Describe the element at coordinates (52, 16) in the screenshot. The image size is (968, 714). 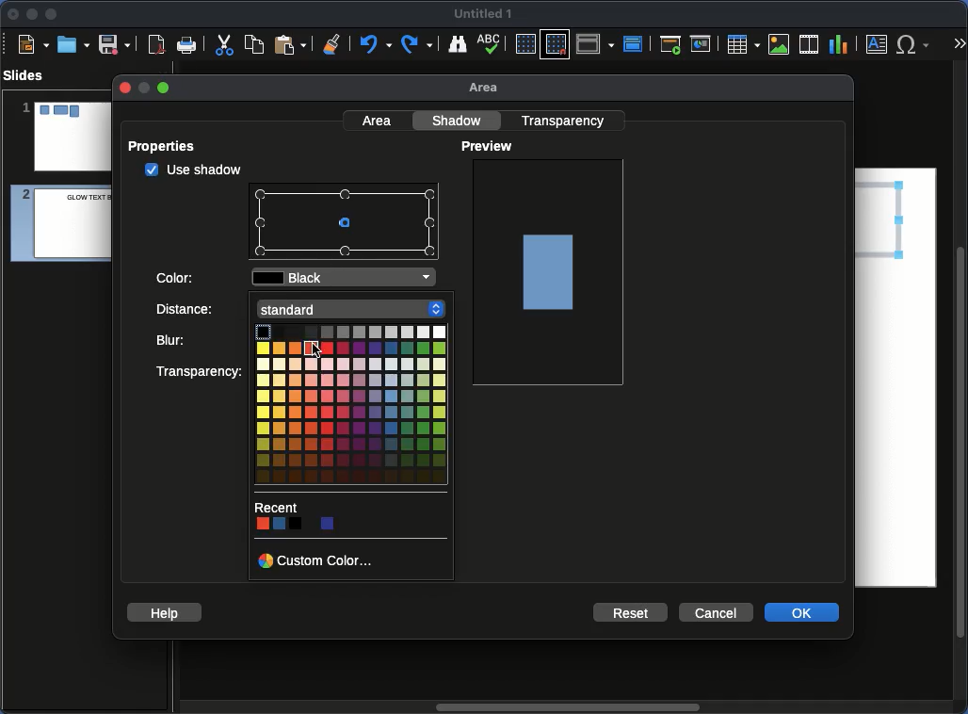
I see `Maximize` at that location.